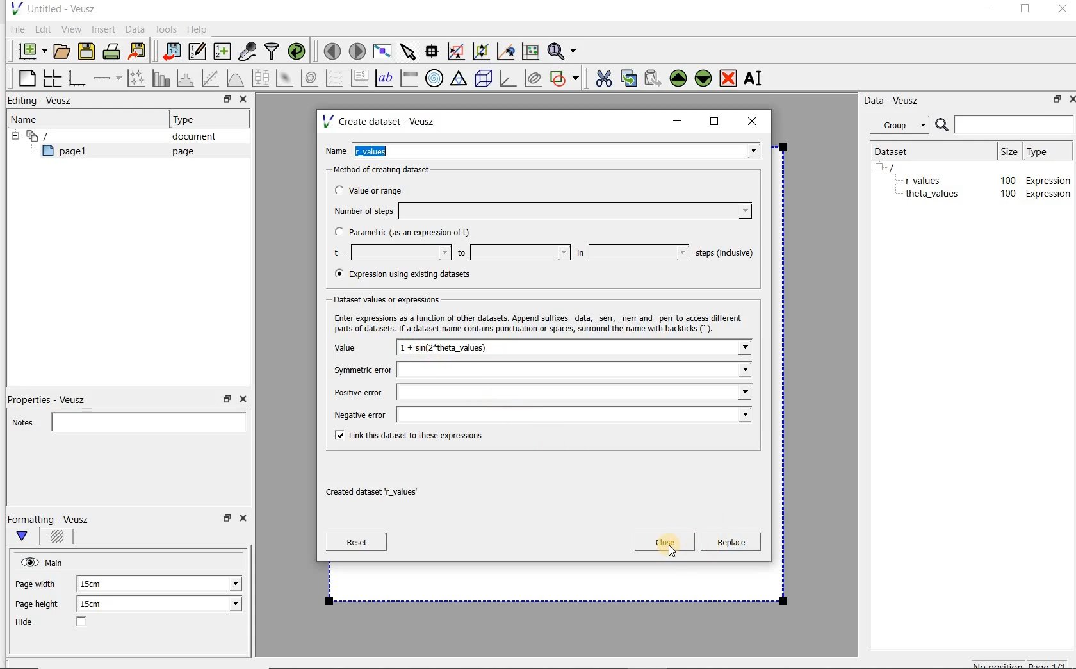 The width and height of the screenshot is (1076, 669). Describe the element at coordinates (729, 78) in the screenshot. I see `remove the selected widget` at that location.